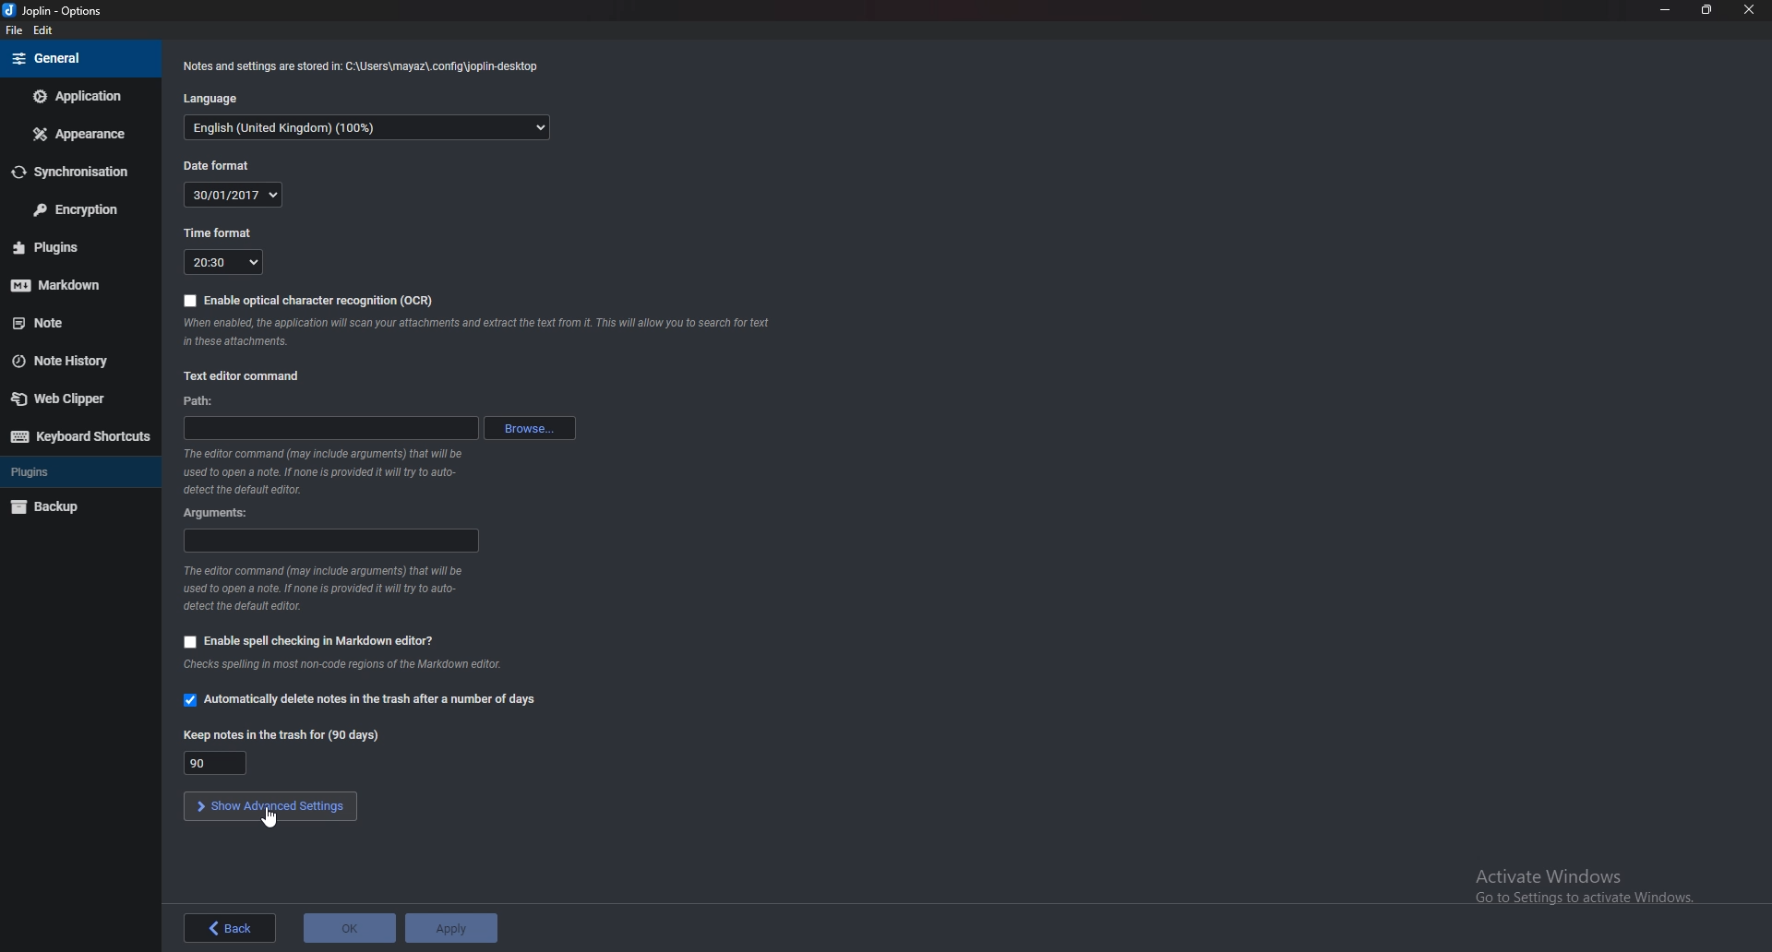  Describe the element at coordinates (75, 508) in the screenshot. I see `Back up` at that location.